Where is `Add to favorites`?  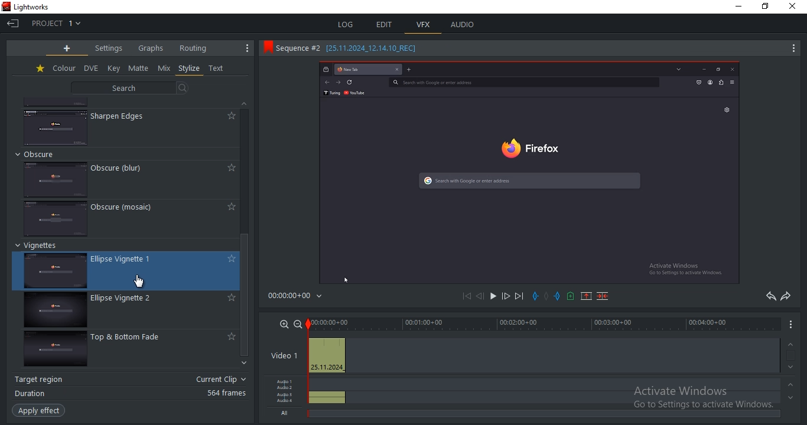
Add to favorites is located at coordinates (229, 116).